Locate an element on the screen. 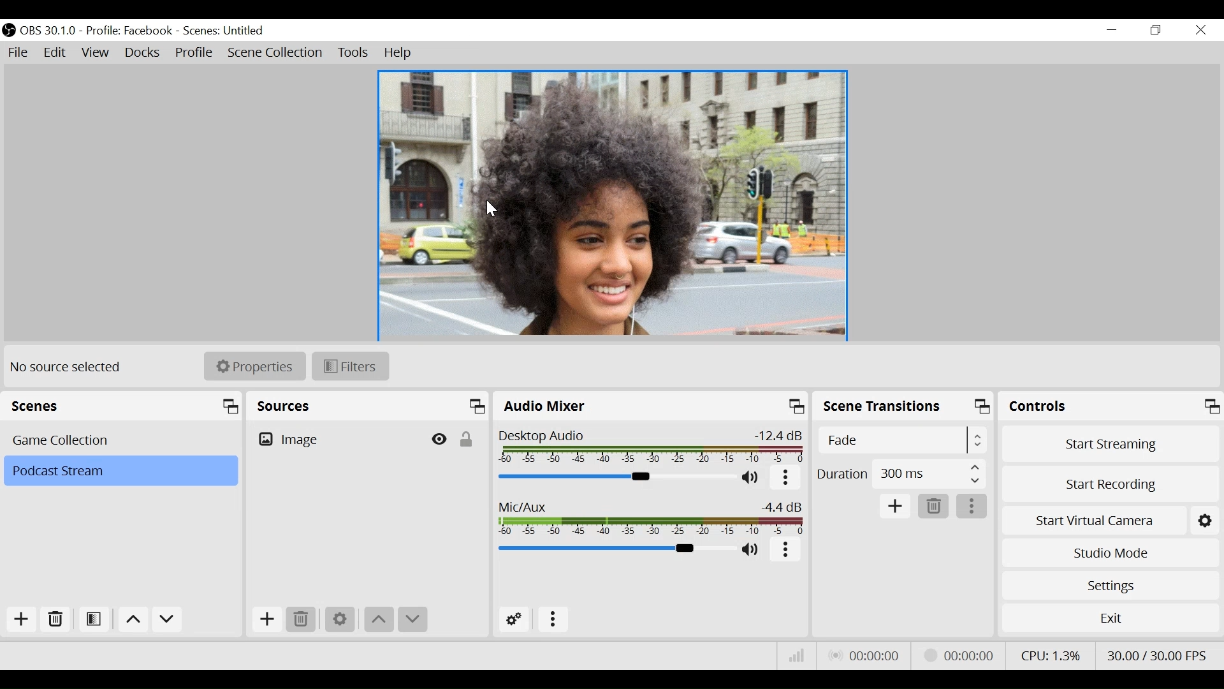 The image size is (1224, 689). Sources Panel is located at coordinates (368, 406).